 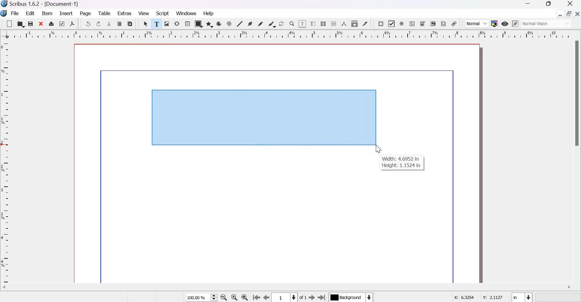 I want to click on polygon, so click(x=210, y=24).